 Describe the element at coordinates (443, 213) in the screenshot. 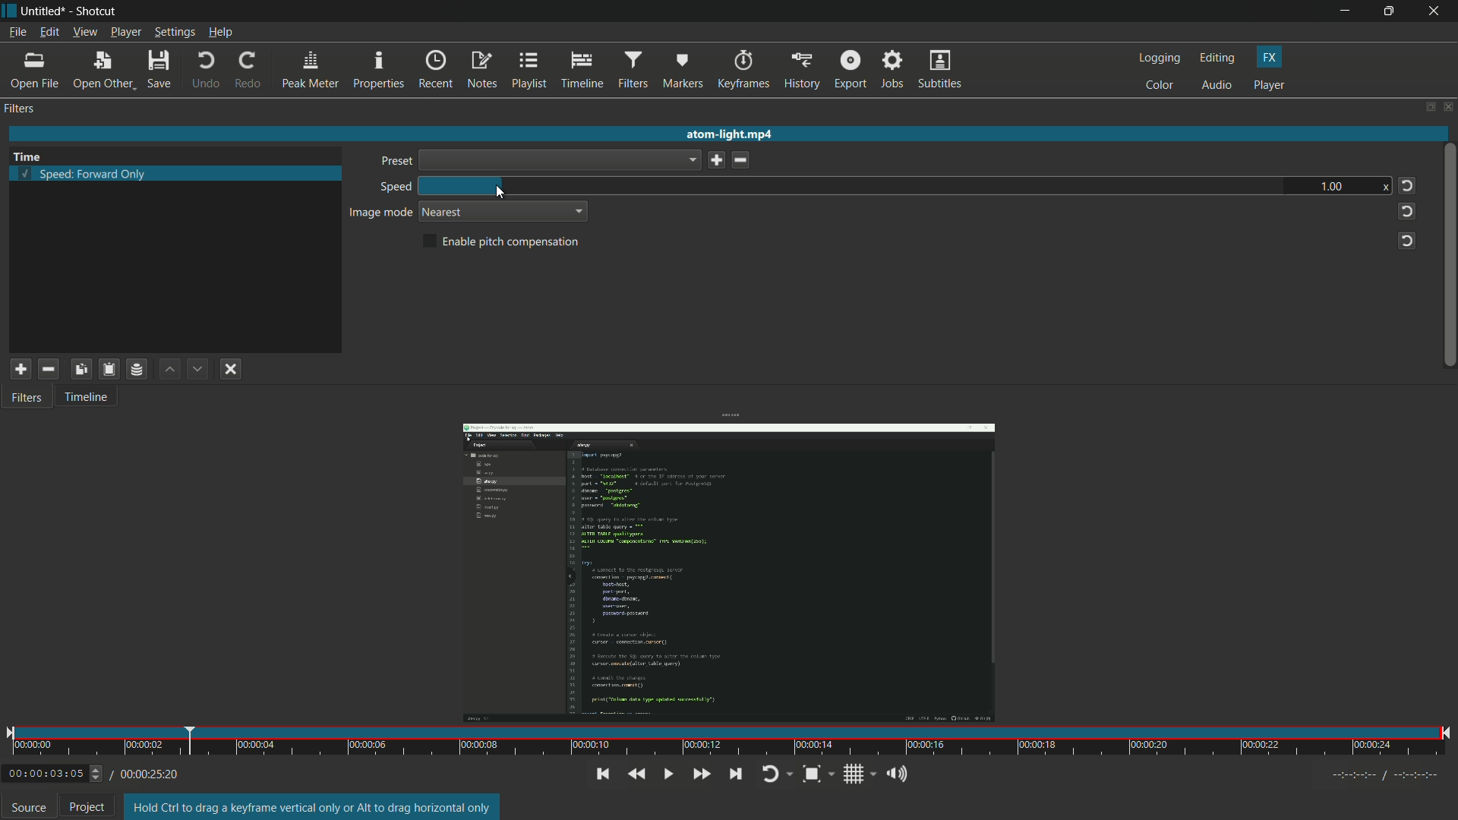

I see `nearest` at that location.